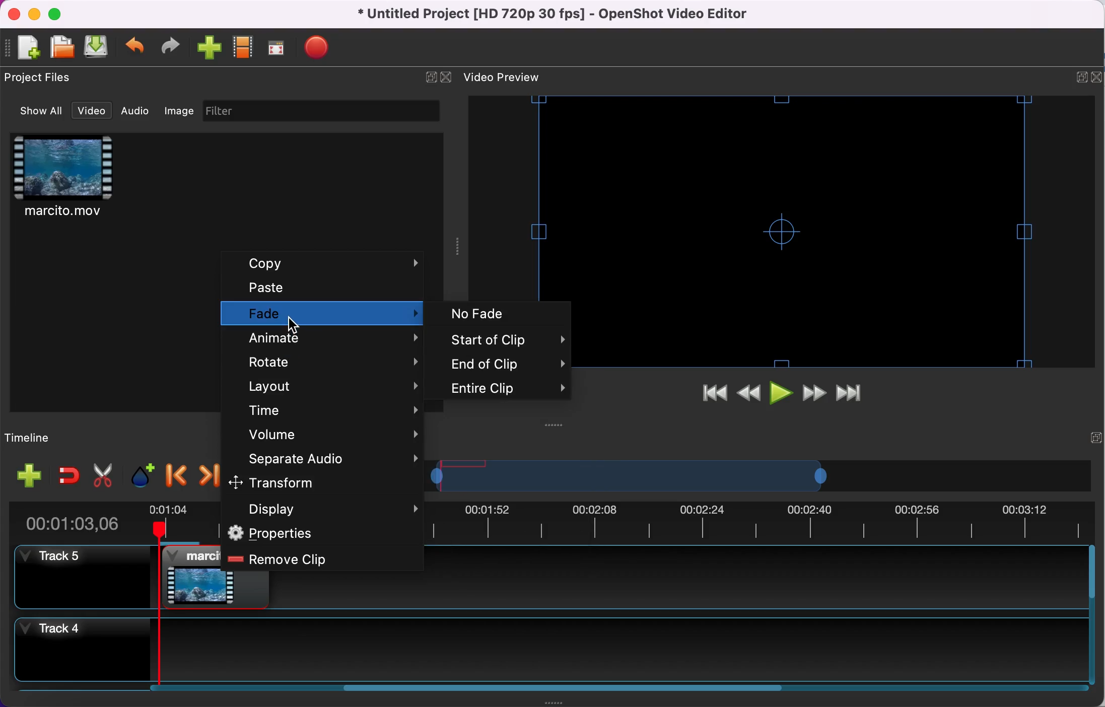  What do you see at coordinates (558, 15) in the screenshot?
I see `title - Untitled Project [HD 720p 30 fps) - OpenShot Video Editor` at bounding box center [558, 15].